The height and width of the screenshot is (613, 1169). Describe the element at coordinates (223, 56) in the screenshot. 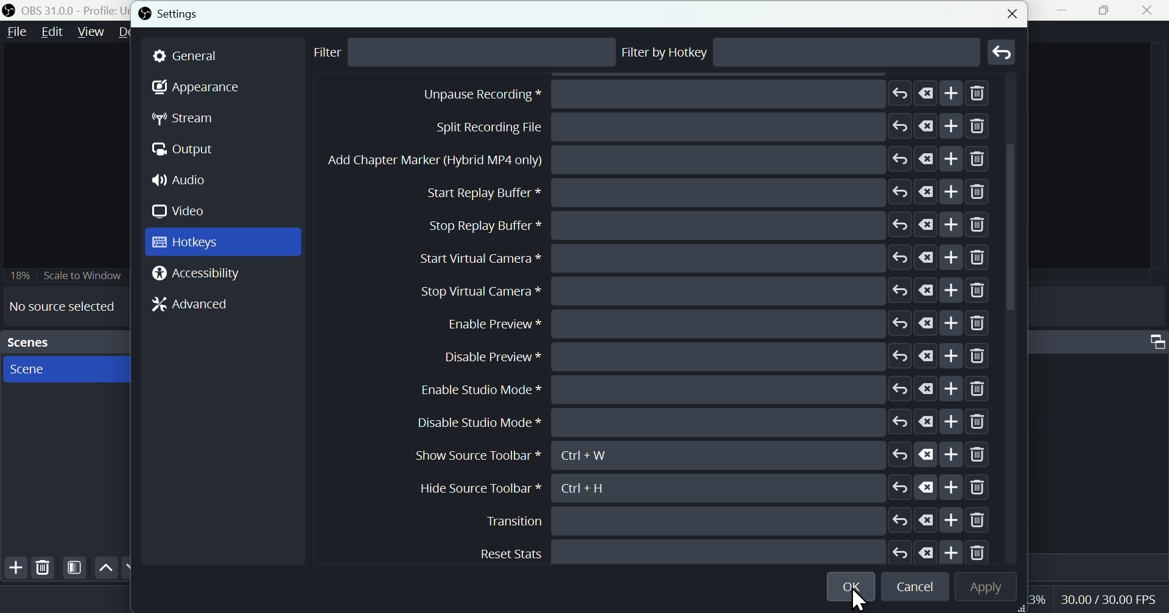

I see `general` at that location.